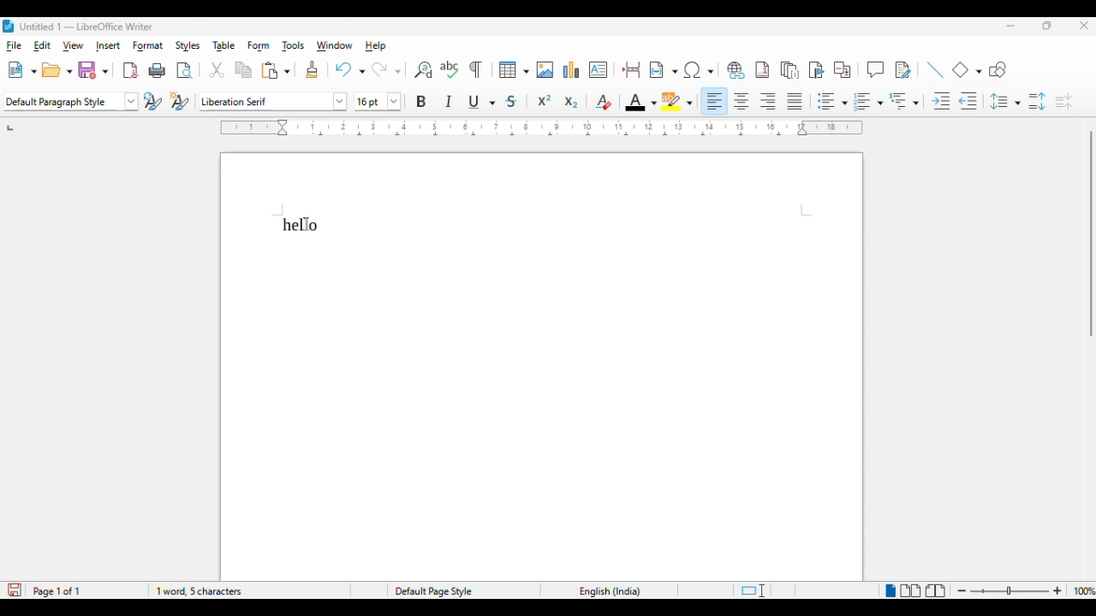  I want to click on word and character count, so click(198, 591).